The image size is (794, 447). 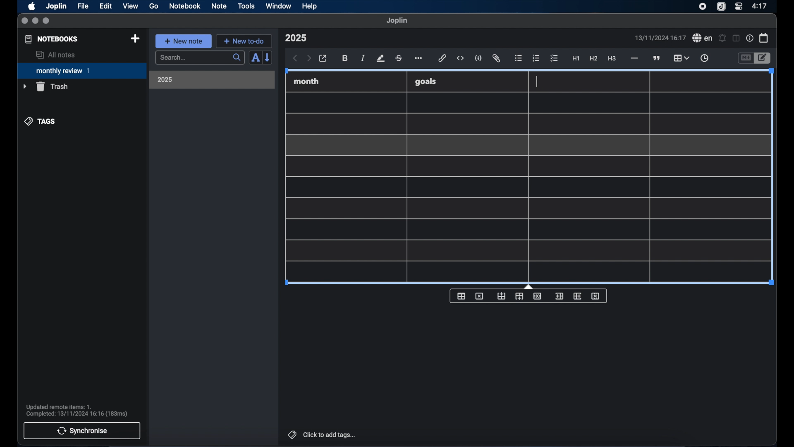 I want to click on block quotes, so click(x=657, y=58).